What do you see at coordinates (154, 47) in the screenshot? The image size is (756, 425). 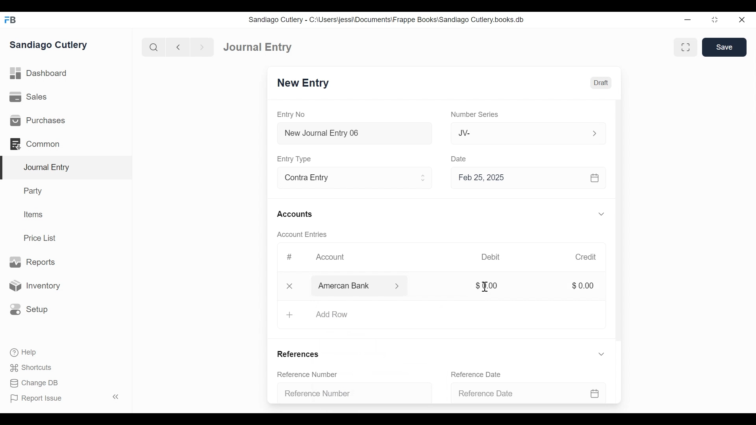 I see `Search` at bounding box center [154, 47].